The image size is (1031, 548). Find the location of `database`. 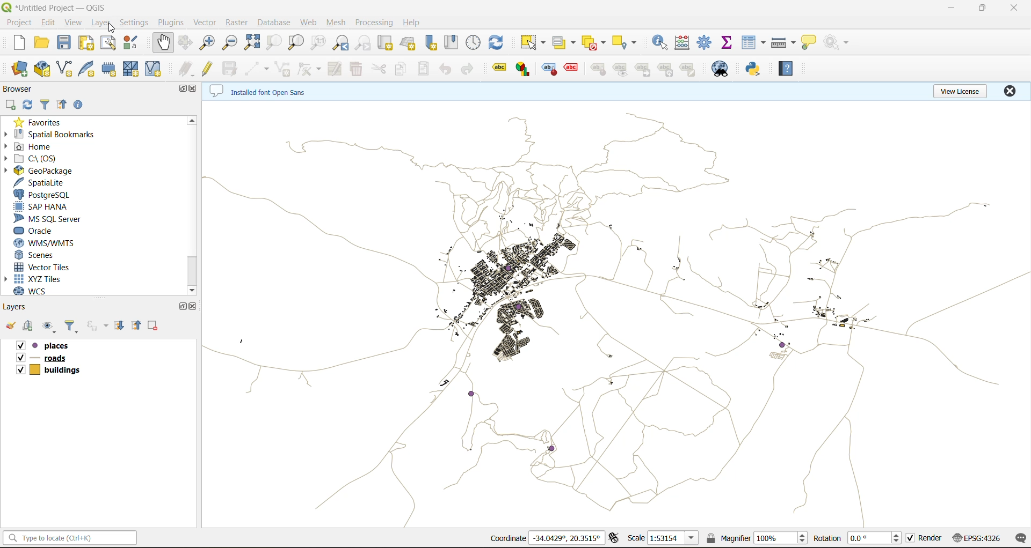

database is located at coordinates (275, 23).